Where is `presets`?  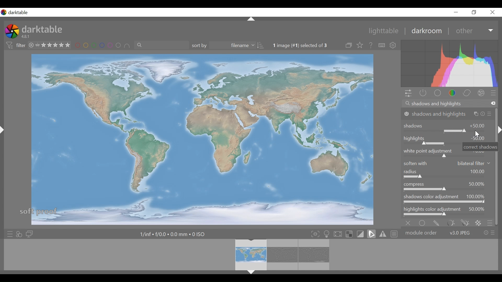 presets is located at coordinates (495, 93).